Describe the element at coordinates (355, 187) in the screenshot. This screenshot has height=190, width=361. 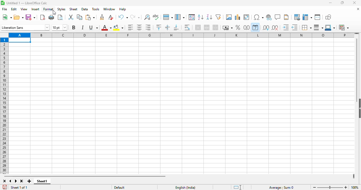
I see `zoom factor` at that location.